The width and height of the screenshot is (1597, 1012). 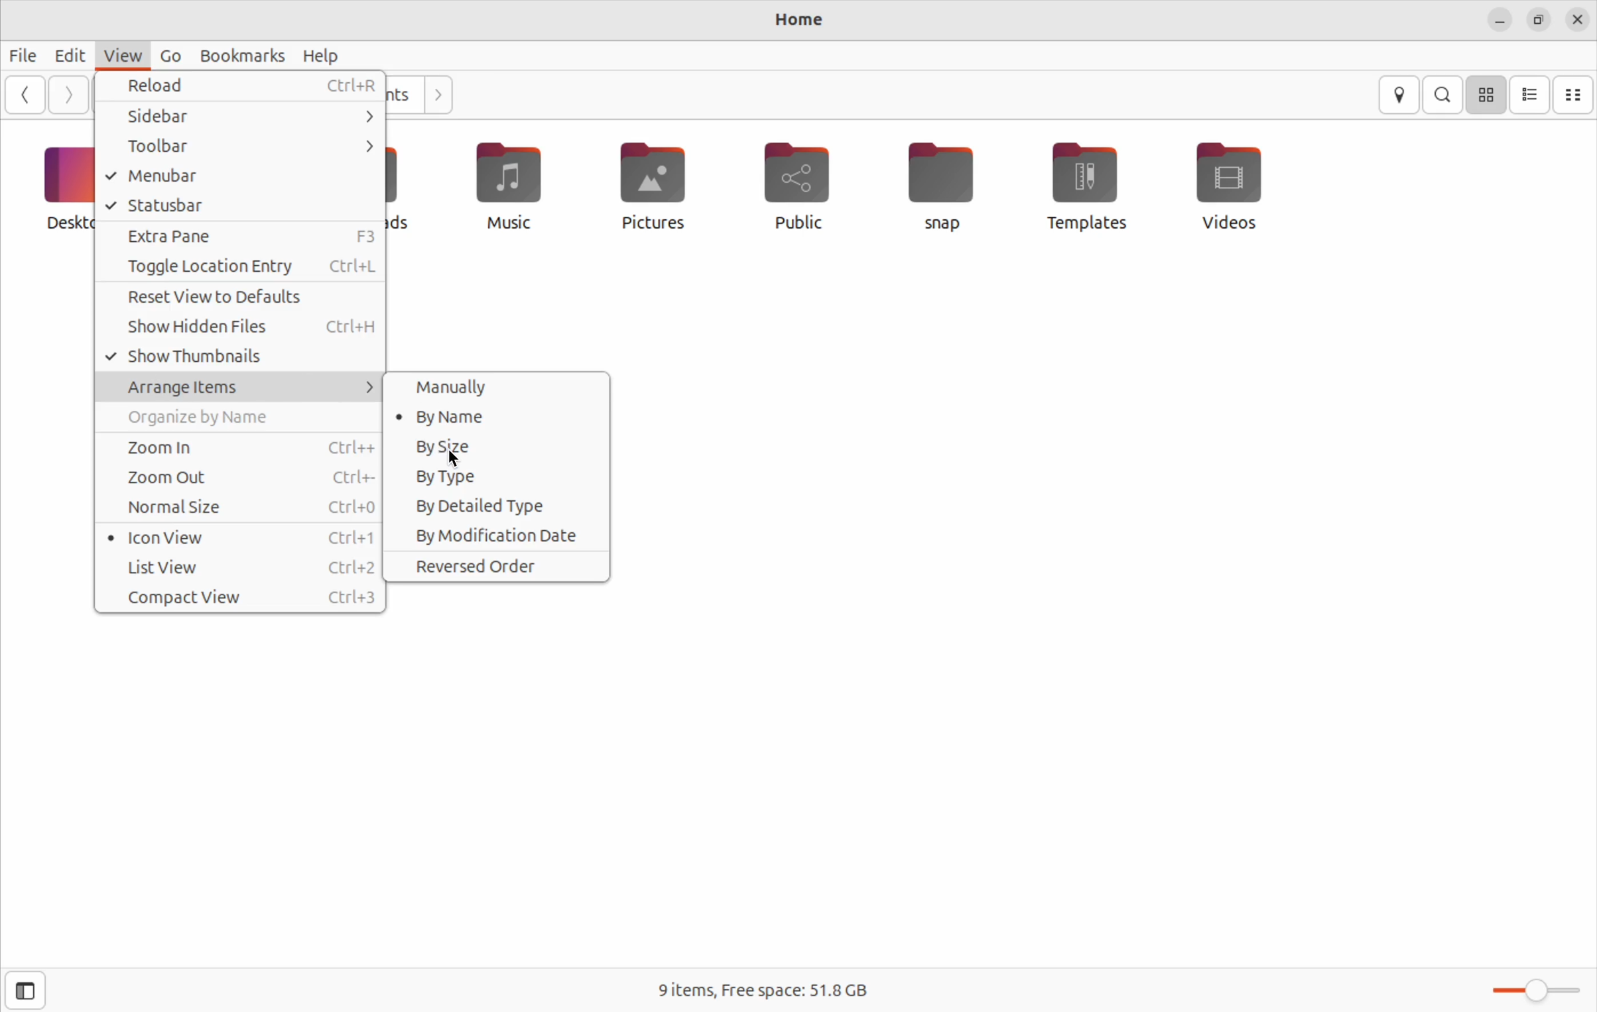 I want to click on desktop icon, so click(x=50, y=190).